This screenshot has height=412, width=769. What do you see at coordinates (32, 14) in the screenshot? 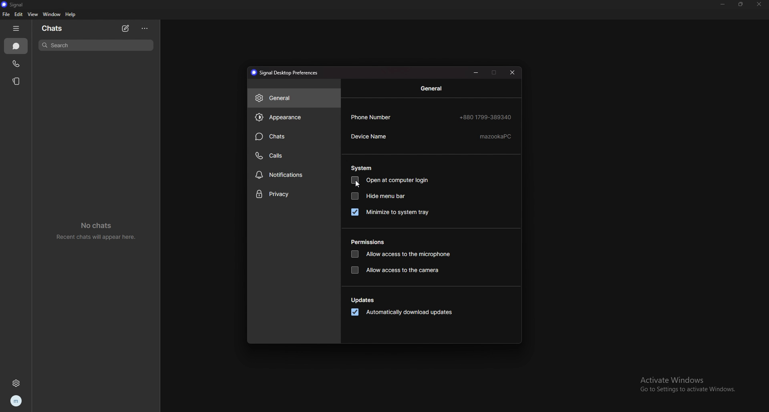
I see `view` at bounding box center [32, 14].